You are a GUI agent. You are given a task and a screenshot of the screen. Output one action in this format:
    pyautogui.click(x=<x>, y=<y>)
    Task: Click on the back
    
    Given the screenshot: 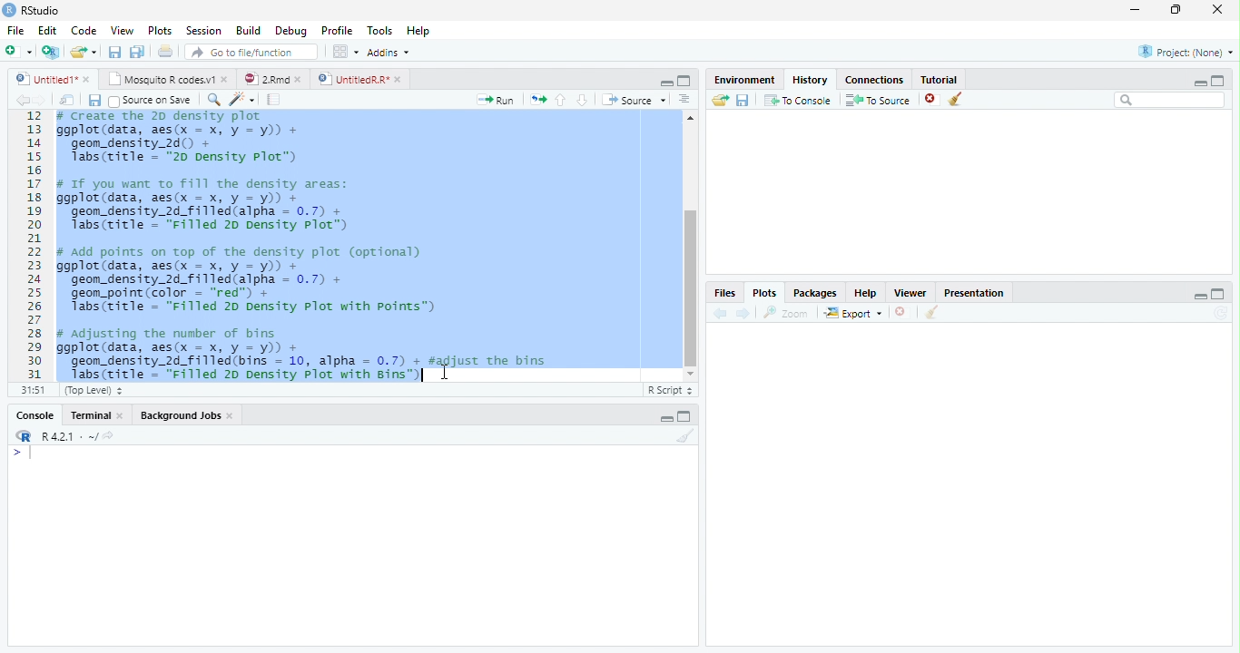 What is the action you would take?
    pyautogui.click(x=18, y=100)
    